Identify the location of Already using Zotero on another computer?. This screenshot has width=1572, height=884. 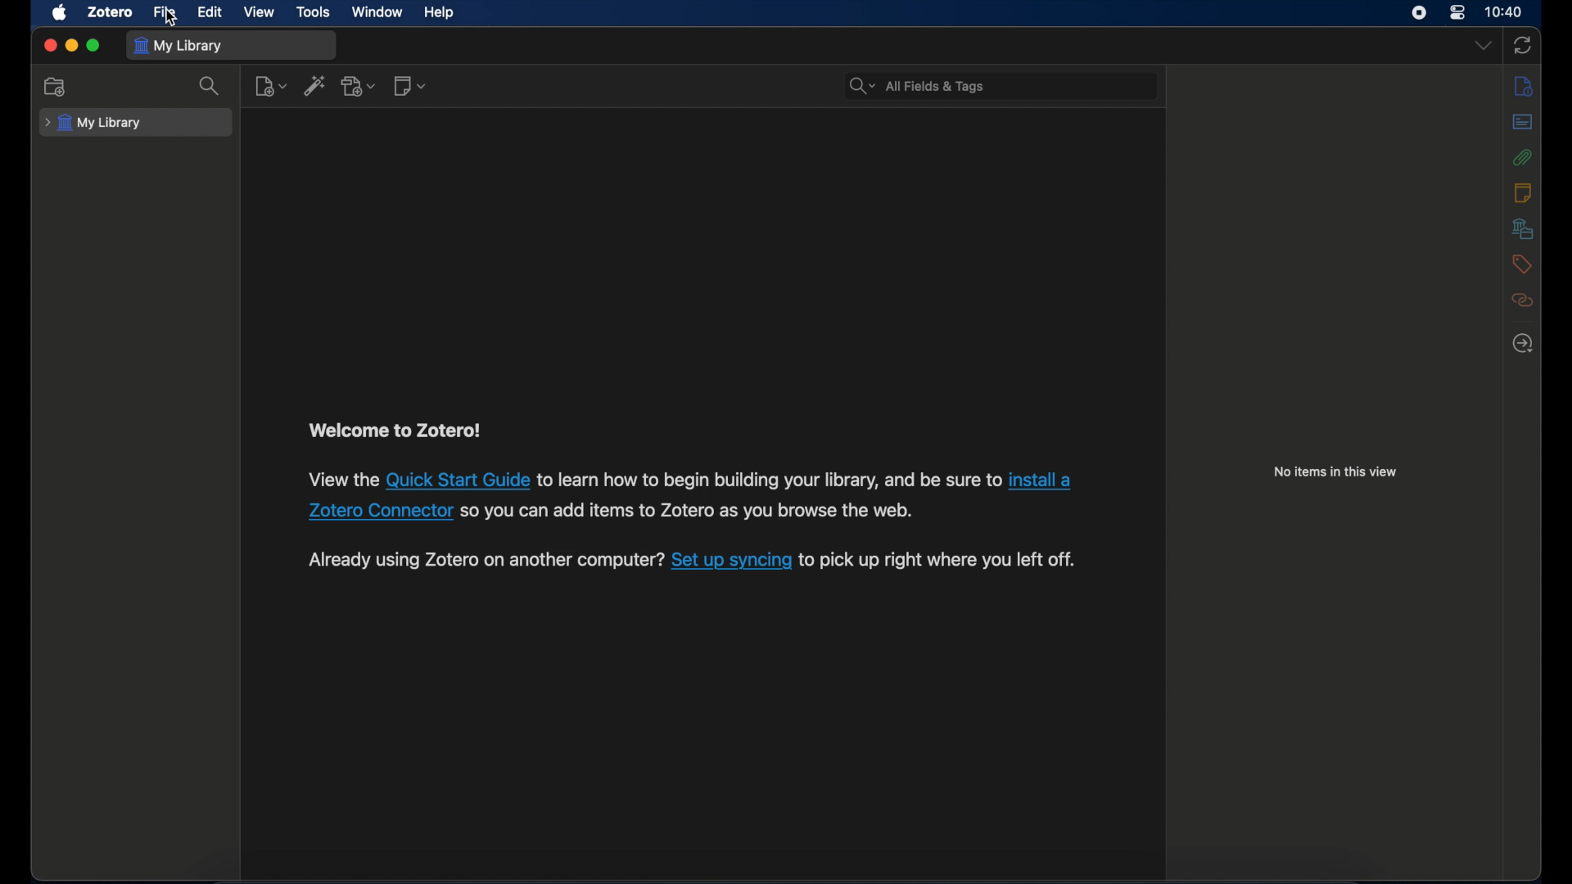
(484, 559).